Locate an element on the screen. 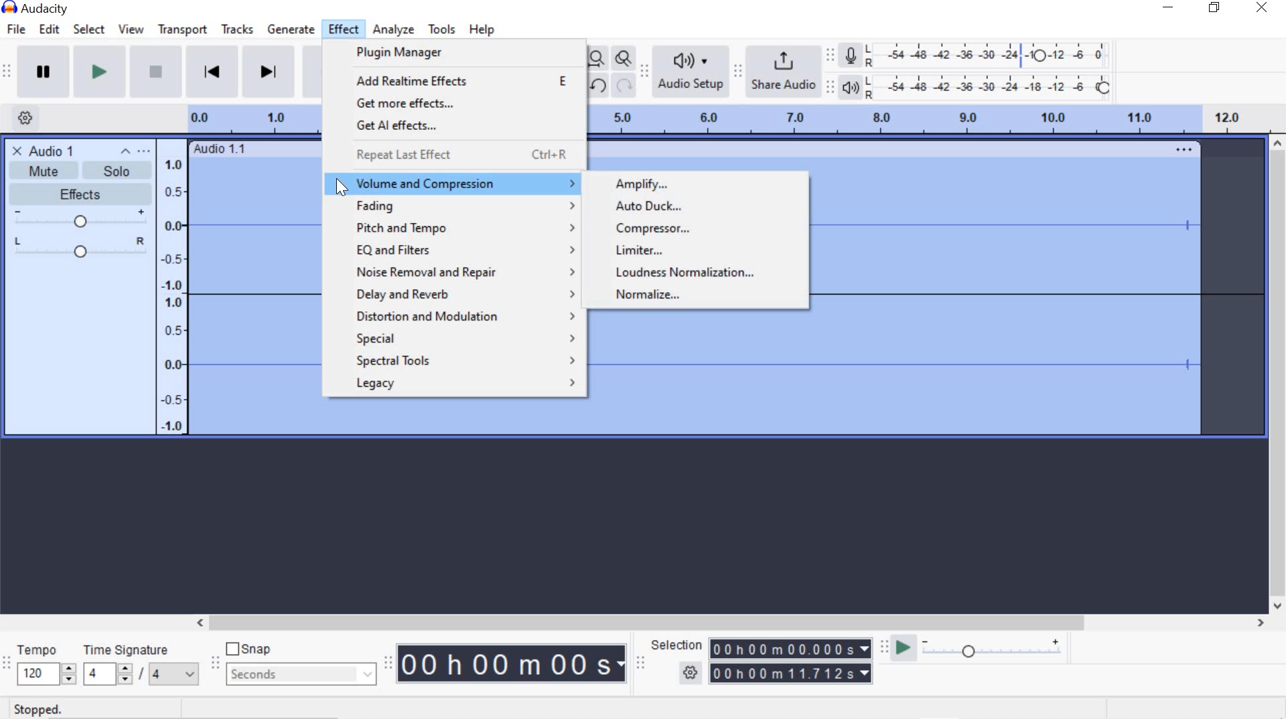  tracks is located at coordinates (236, 31).